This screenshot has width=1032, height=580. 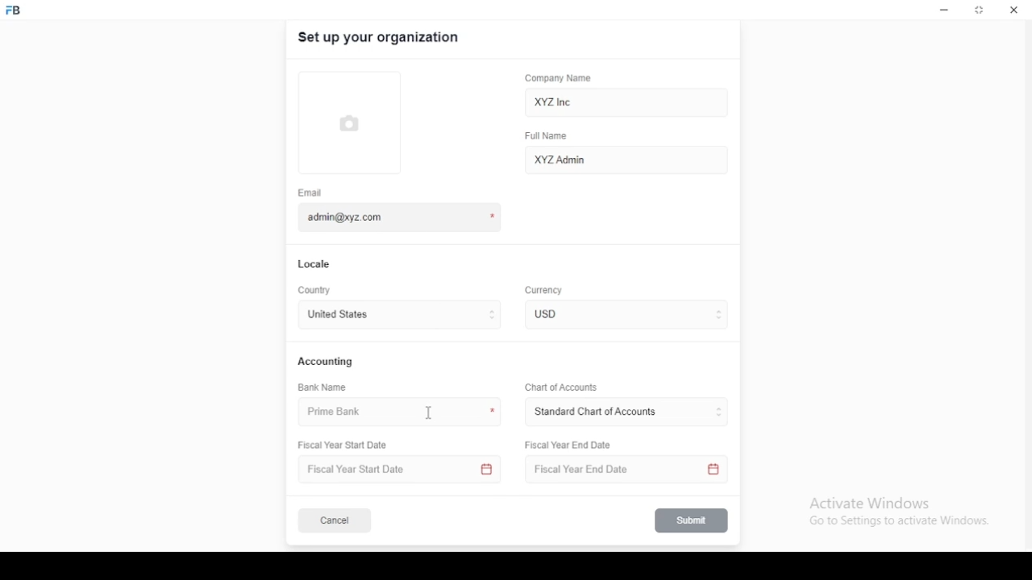 I want to click on XYZ Inc, so click(x=628, y=103).